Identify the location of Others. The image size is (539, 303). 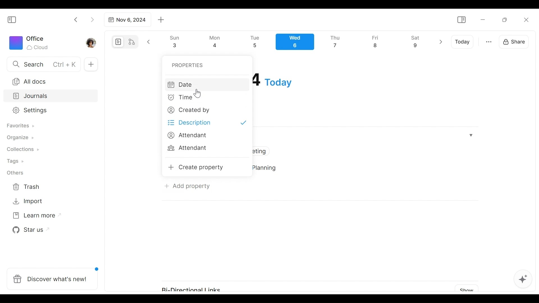
(15, 173).